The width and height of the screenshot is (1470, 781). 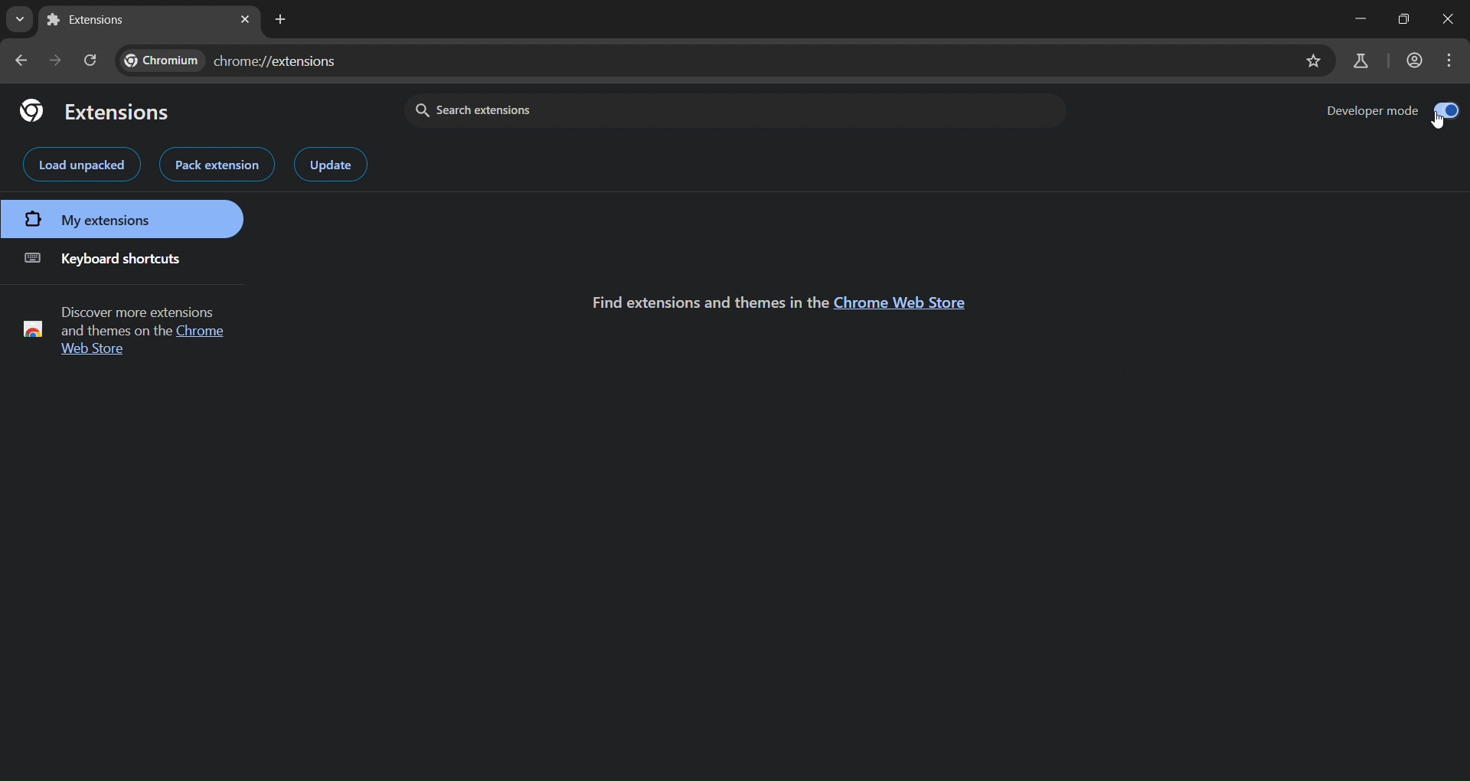 I want to click on go forward one page, so click(x=58, y=60).